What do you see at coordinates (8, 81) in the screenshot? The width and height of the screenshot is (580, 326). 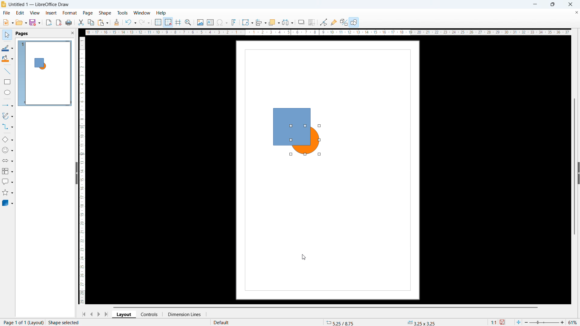 I see `Rectangle ` at bounding box center [8, 81].